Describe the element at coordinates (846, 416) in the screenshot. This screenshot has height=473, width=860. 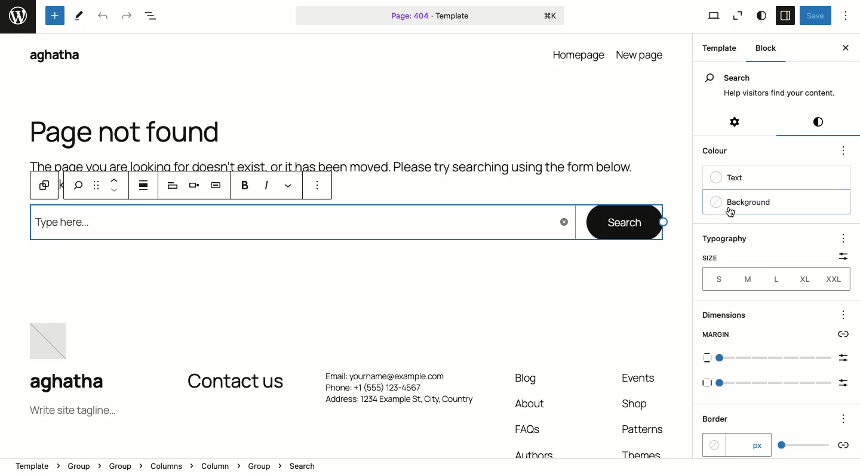
I see `` at that location.